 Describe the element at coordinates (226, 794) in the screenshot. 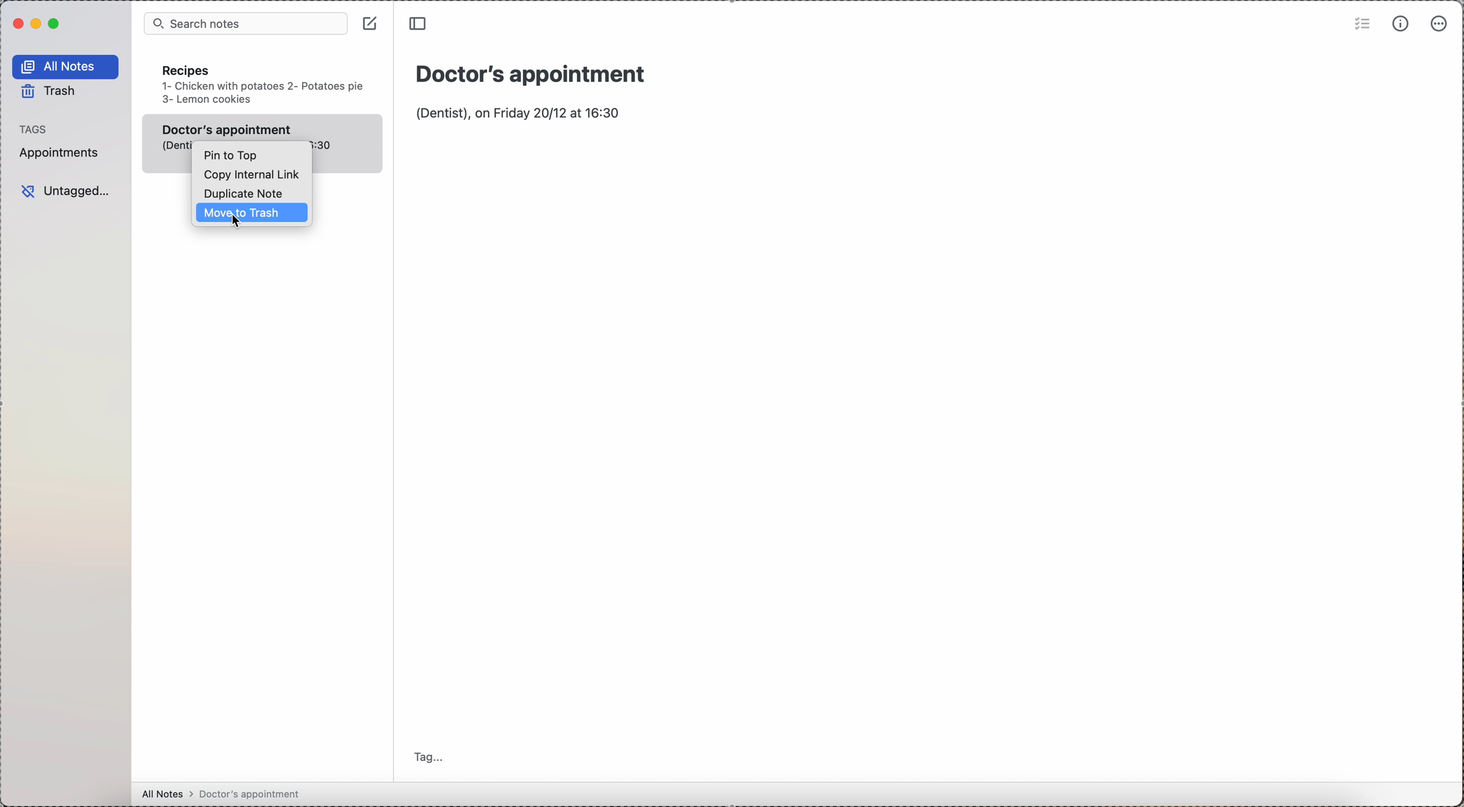

I see `all notes > doctor's appointment` at that location.